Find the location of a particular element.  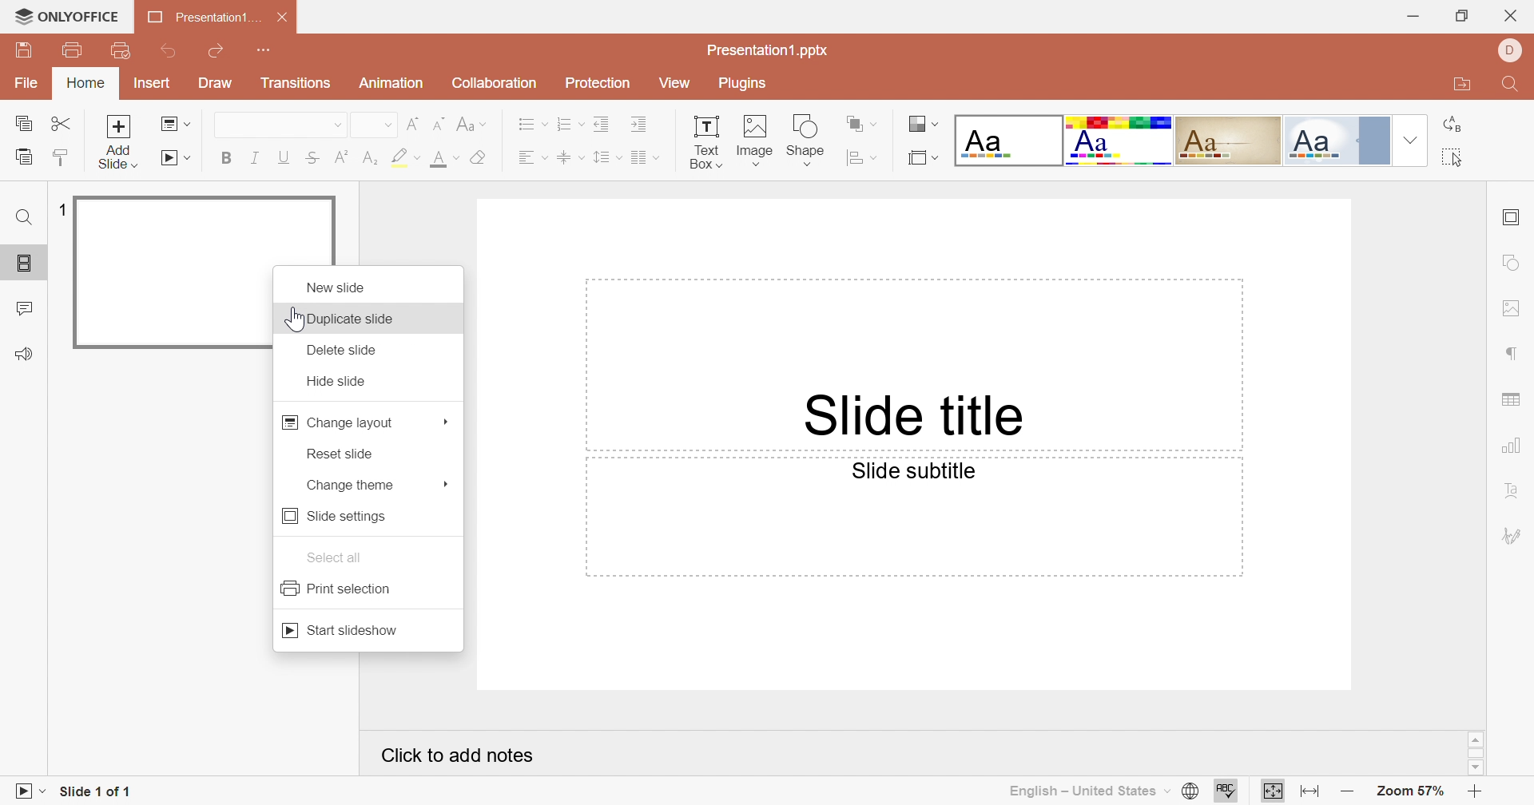

Protection is located at coordinates (599, 84).